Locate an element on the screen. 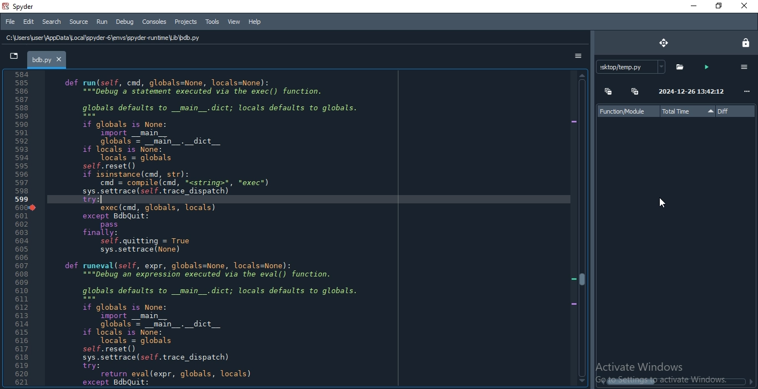  options is located at coordinates (583, 57).